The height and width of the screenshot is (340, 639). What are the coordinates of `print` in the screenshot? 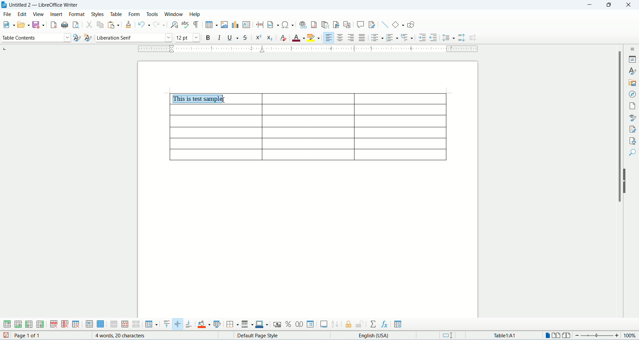 It's located at (65, 25).